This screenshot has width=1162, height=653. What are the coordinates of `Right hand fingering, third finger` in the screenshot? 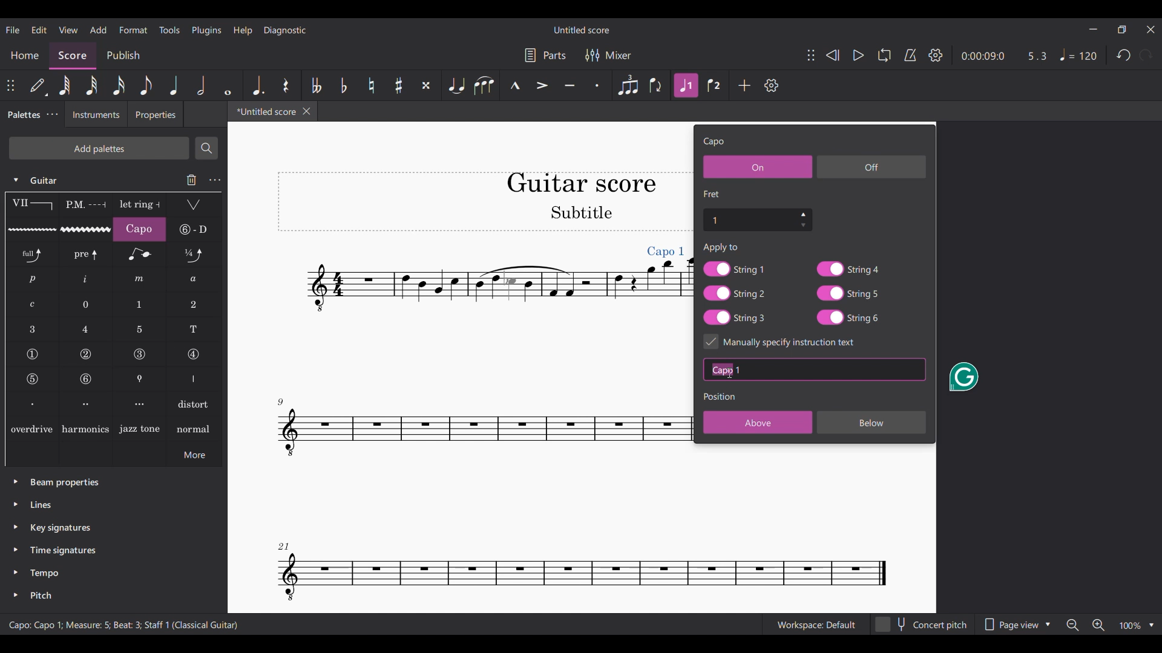 It's located at (140, 404).